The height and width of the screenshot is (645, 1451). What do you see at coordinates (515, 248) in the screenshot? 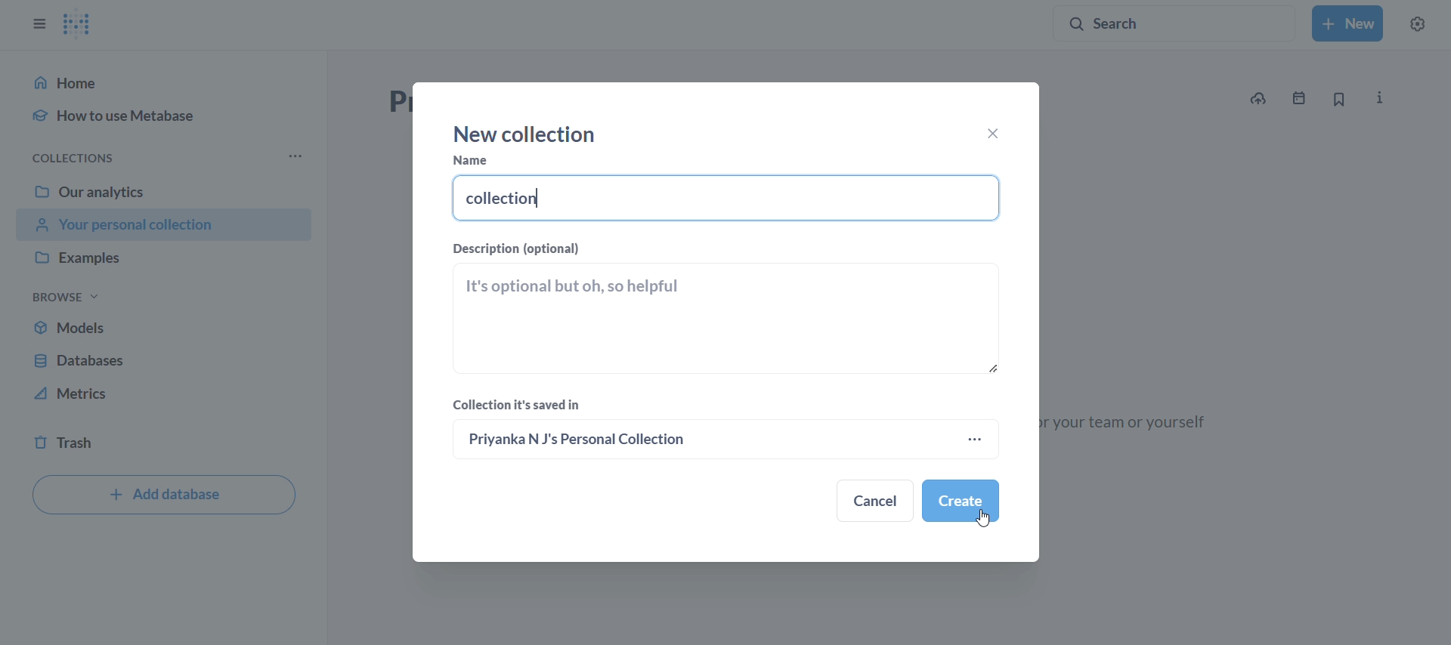
I see `Description(OPTIONAL)` at bounding box center [515, 248].